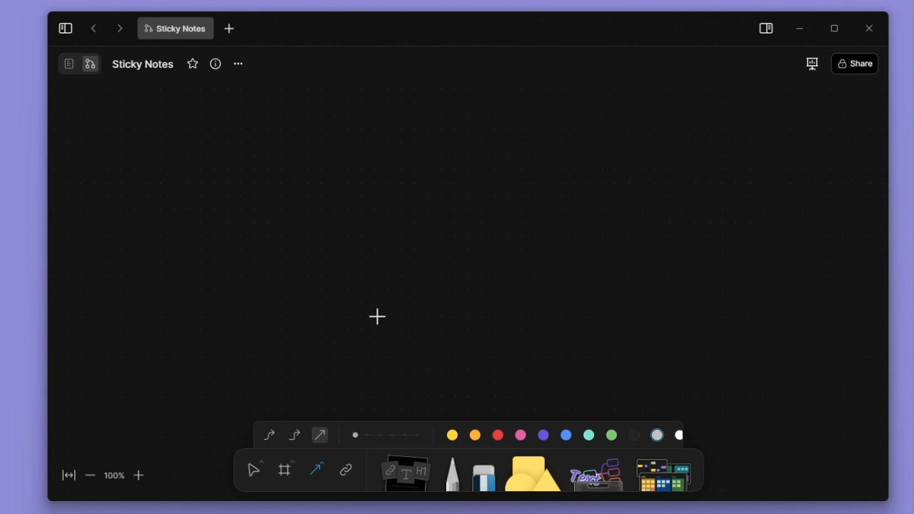 The image size is (914, 514). What do you see at coordinates (320, 434) in the screenshot?
I see `straight` at bounding box center [320, 434].